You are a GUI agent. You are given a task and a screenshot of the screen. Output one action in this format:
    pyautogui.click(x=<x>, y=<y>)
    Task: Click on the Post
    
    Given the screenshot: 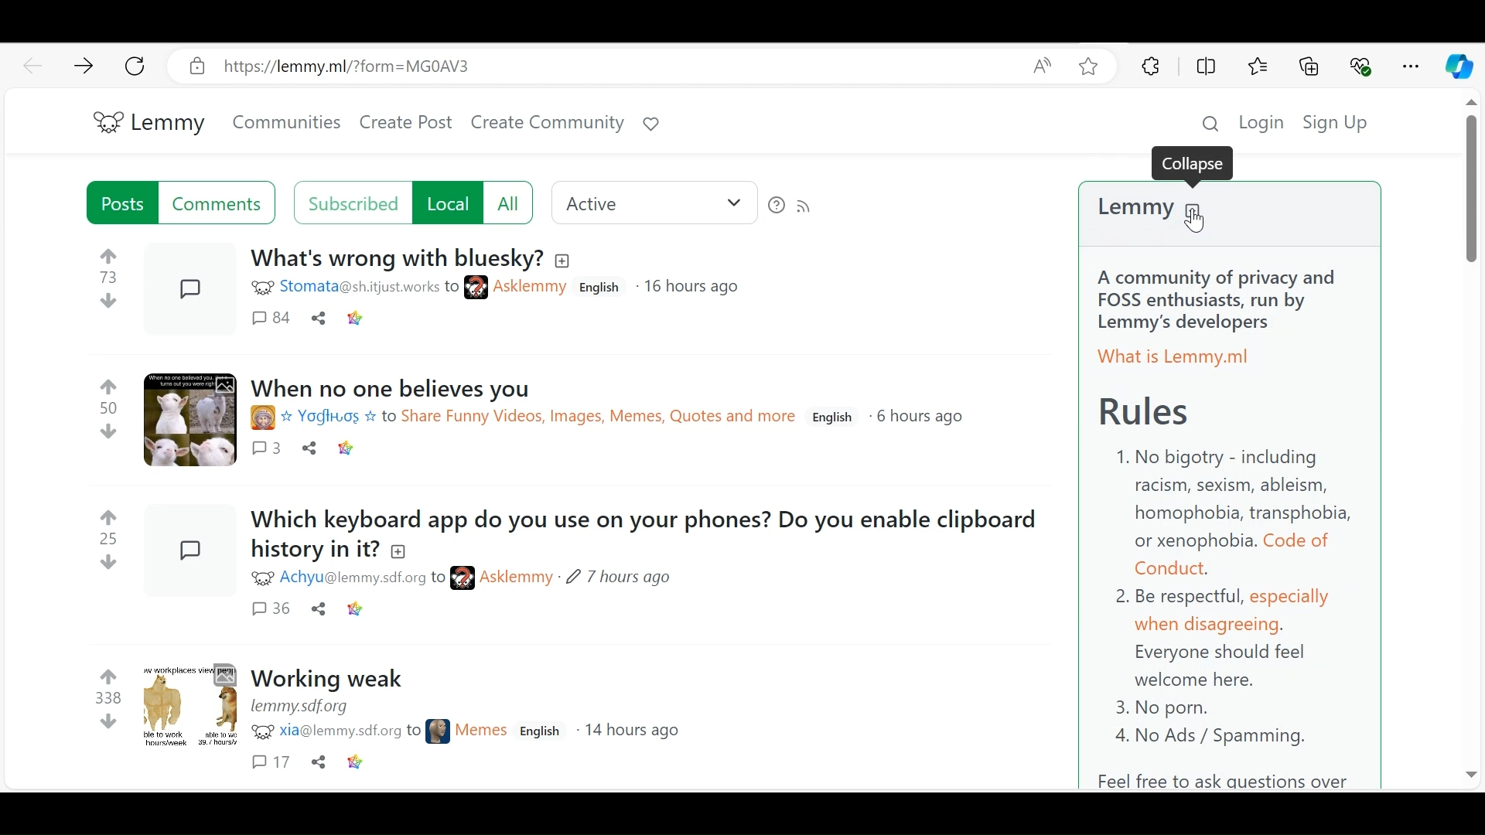 What is the action you would take?
    pyautogui.click(x=185, y=543)
    